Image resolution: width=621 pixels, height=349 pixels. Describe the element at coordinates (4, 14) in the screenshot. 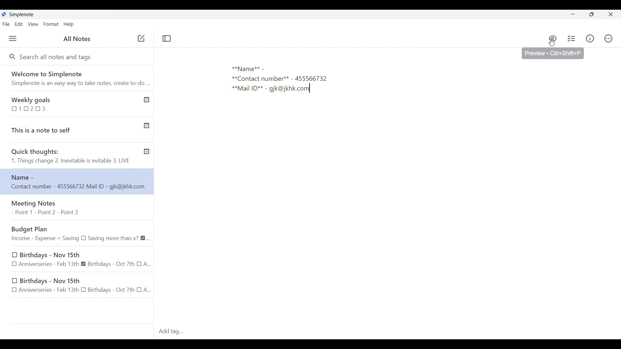

I see `Software logo` at that location.